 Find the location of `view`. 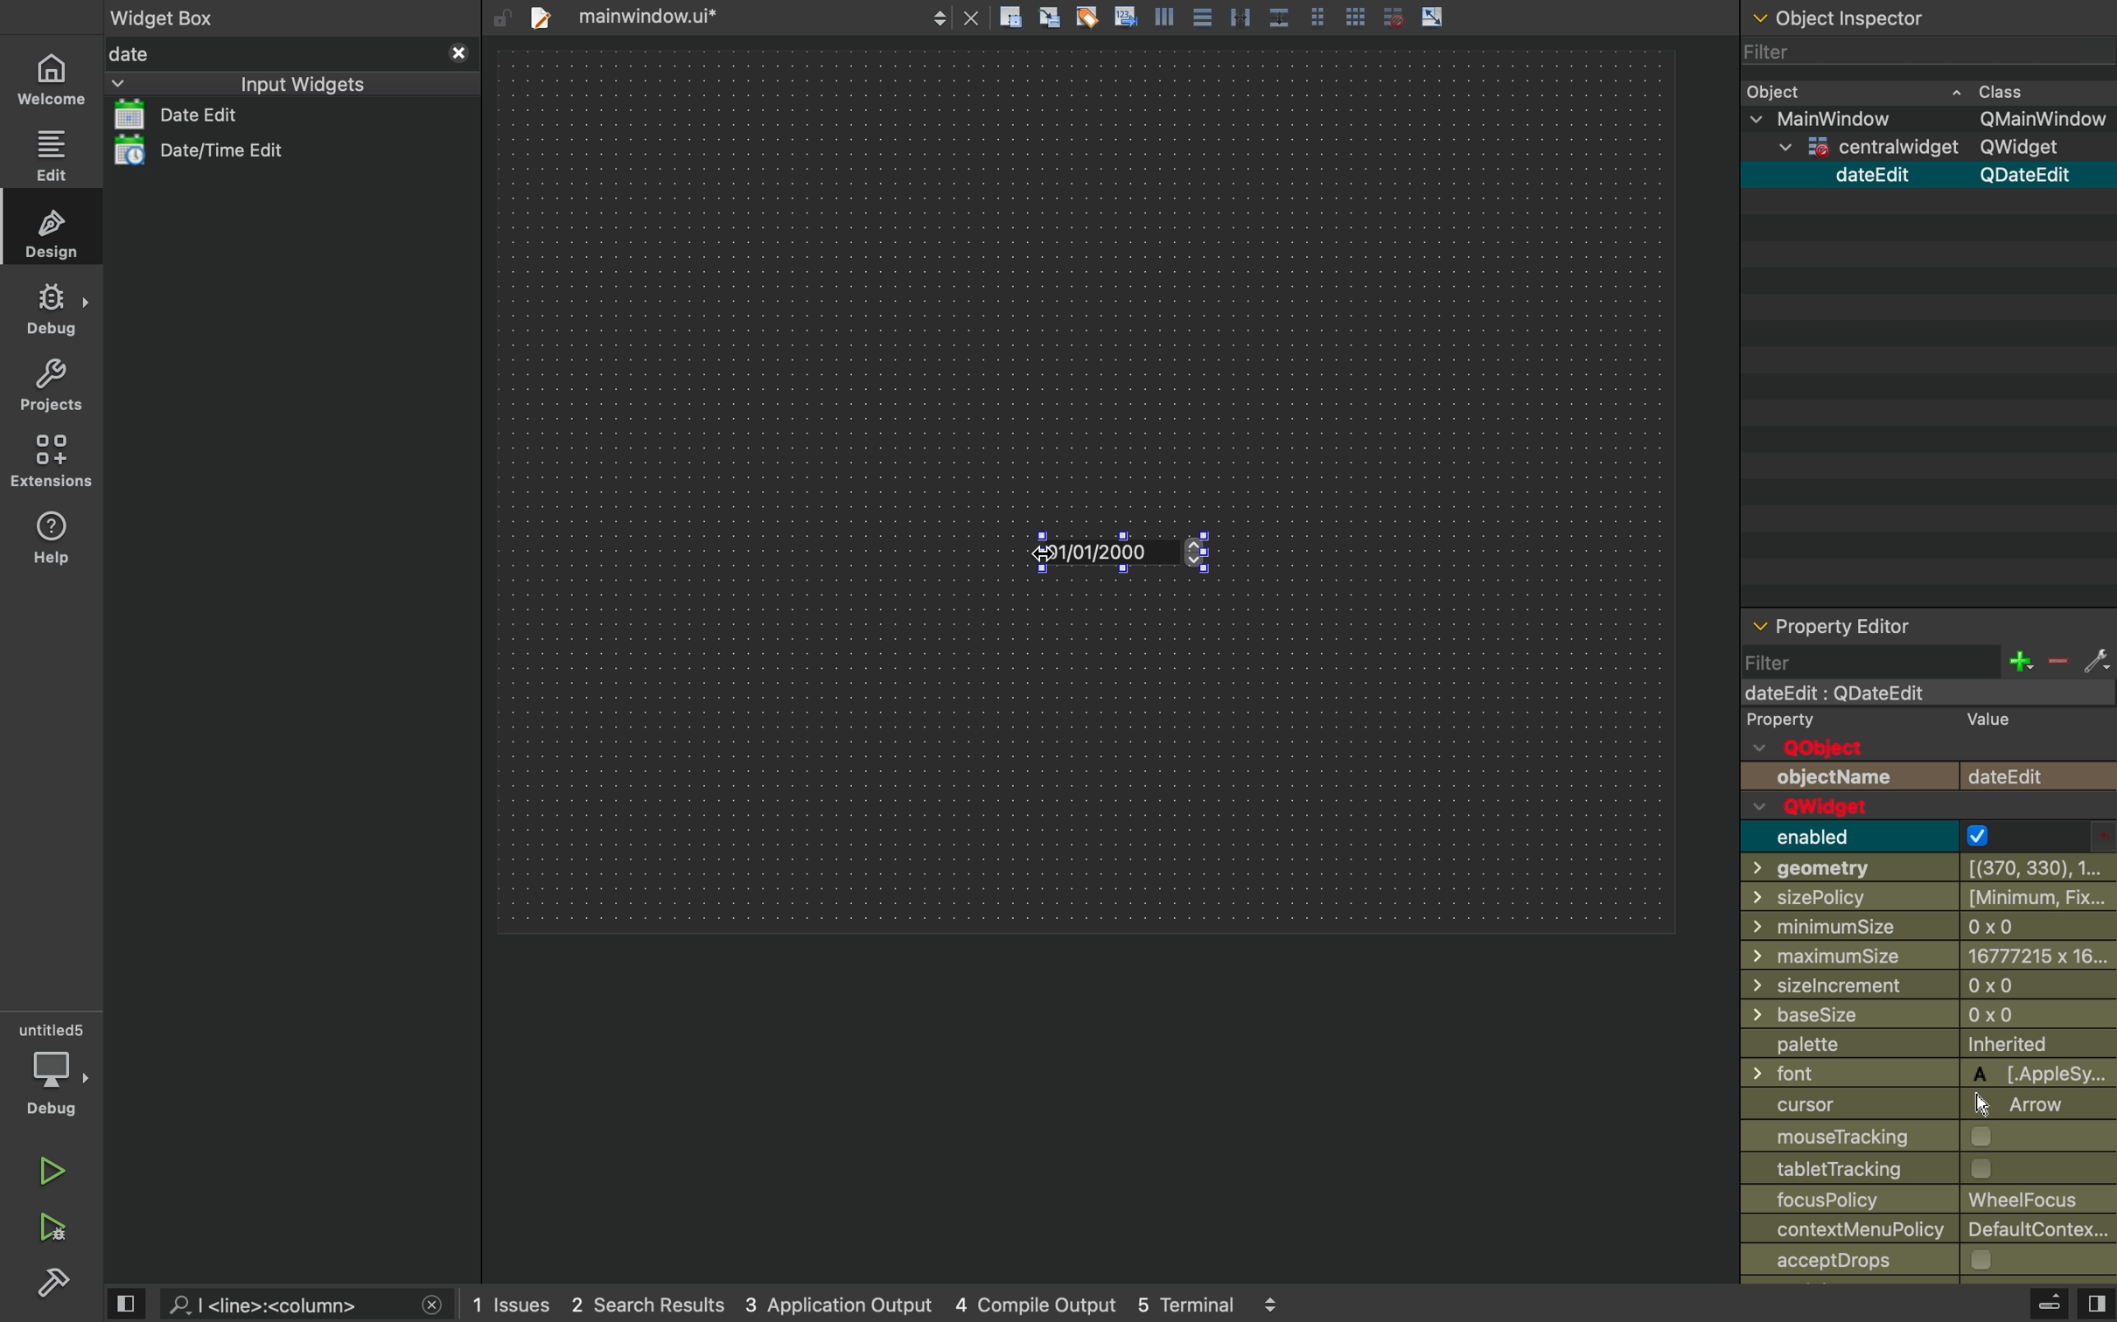

view is located at coordinates (123, 1303).